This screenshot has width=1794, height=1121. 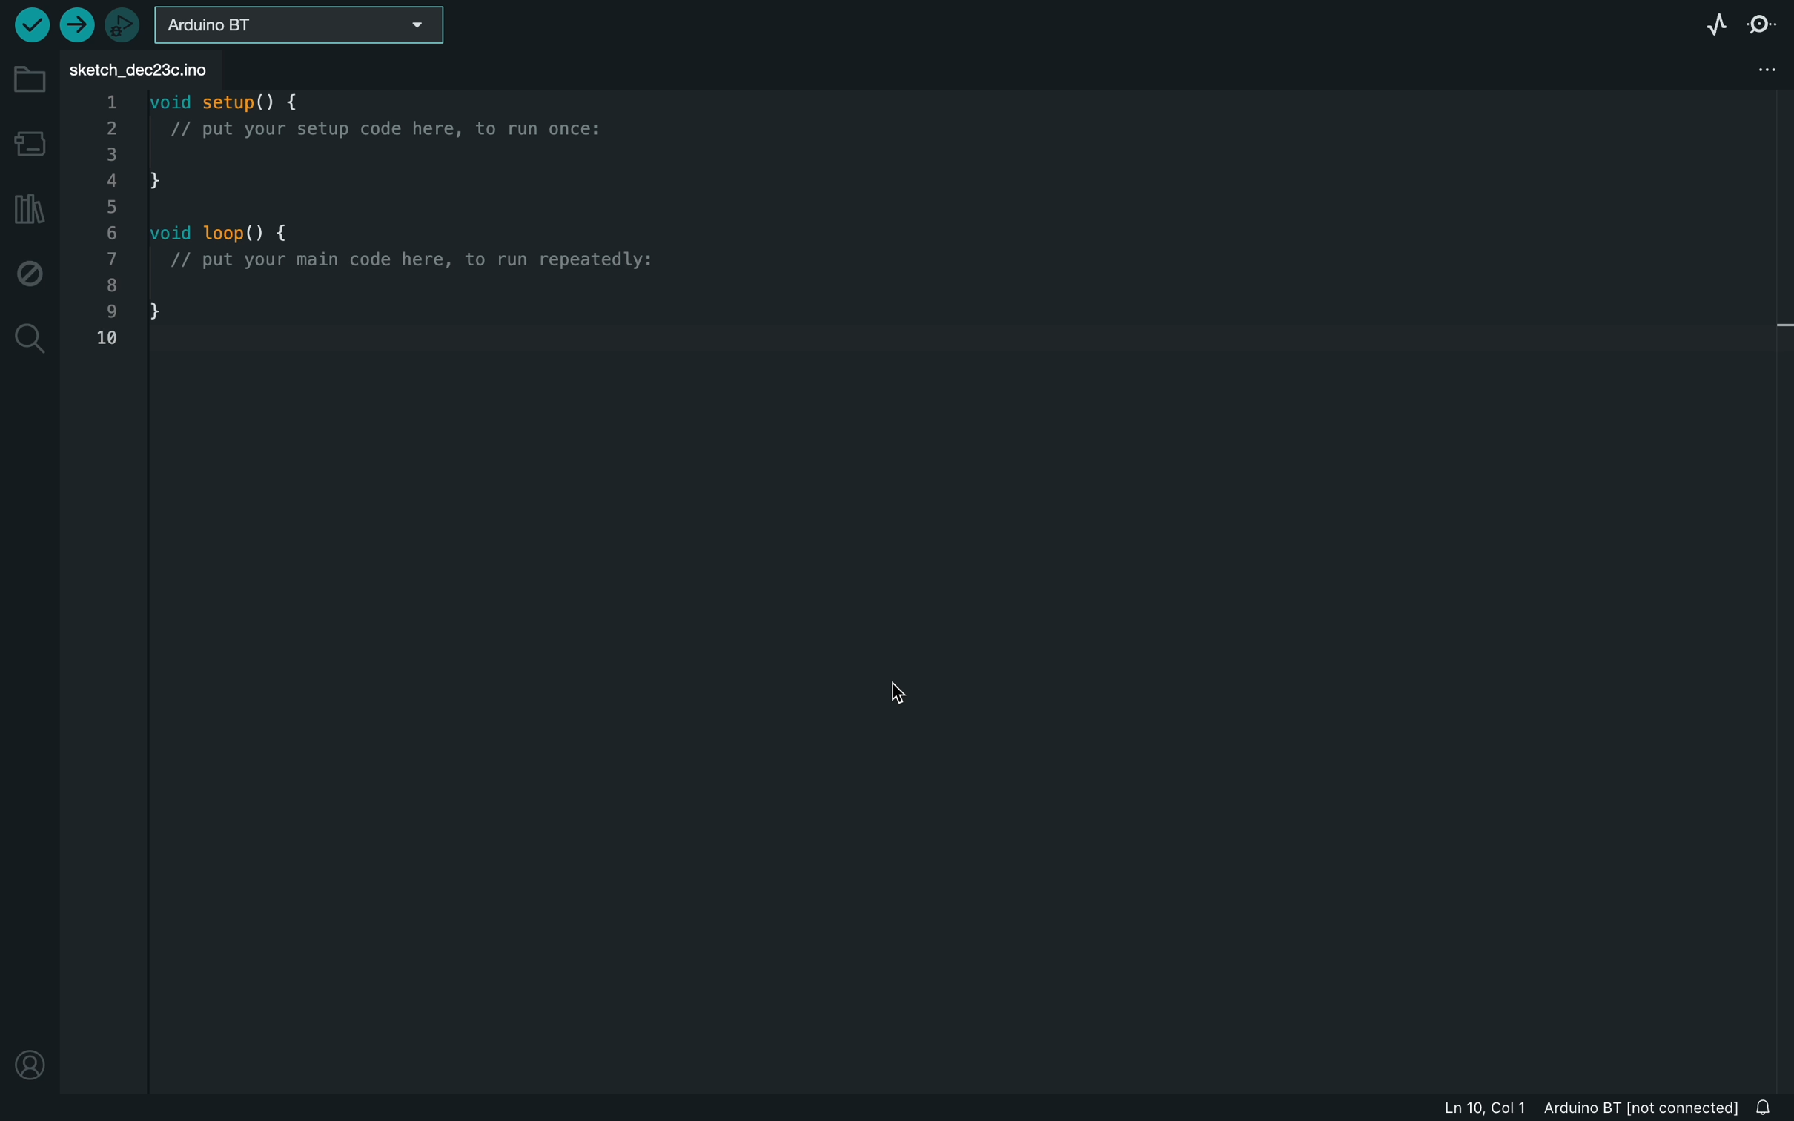 What do you see at coordinates (30, 207) in the screenshot?
I see `library manger` at bounding box center [30, 207].